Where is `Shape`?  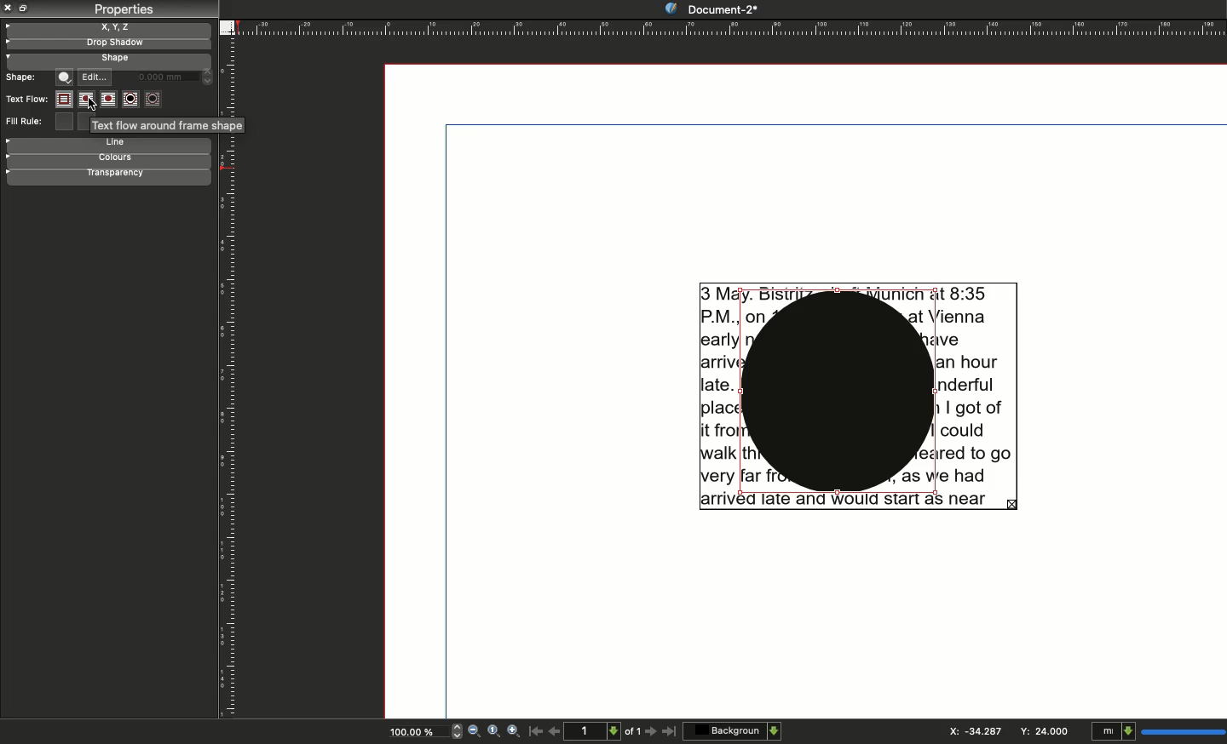 Shape is located at coordinates (23, 77).